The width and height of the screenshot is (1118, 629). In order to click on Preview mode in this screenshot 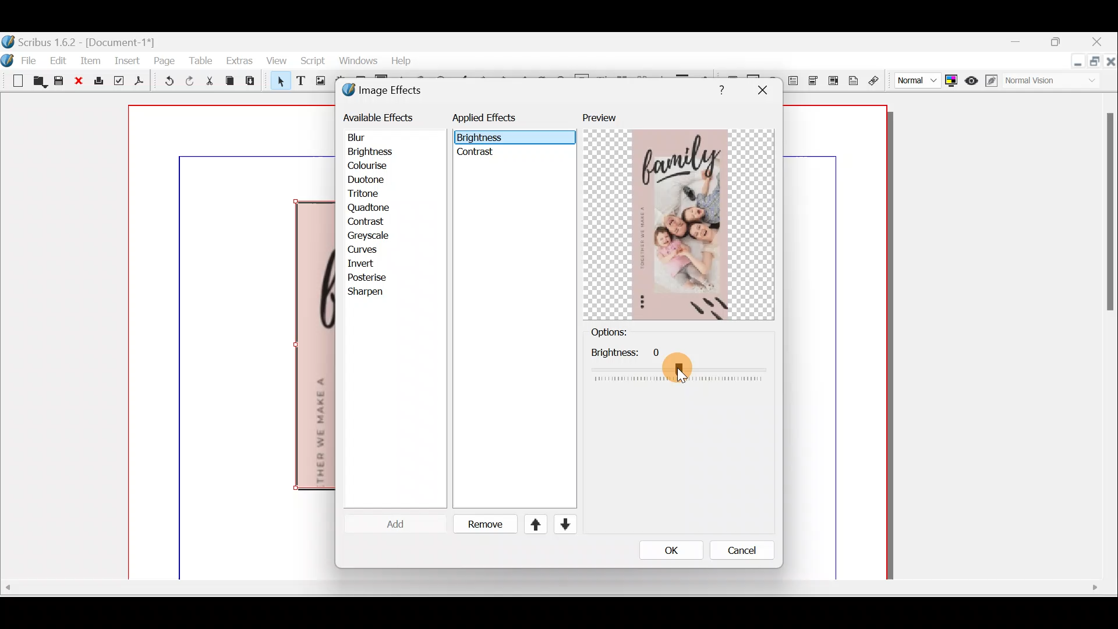, I will do `click(972, 78)`.